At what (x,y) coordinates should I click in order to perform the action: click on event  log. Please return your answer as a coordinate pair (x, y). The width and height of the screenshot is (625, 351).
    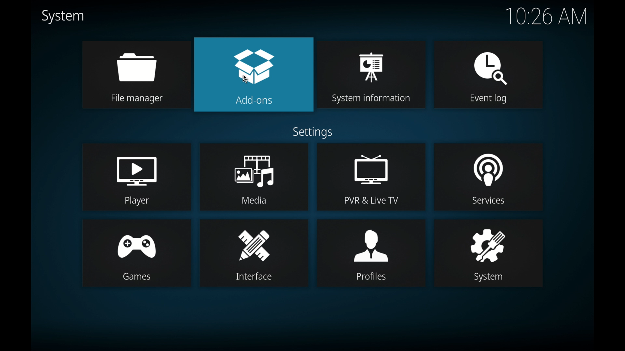
    Looking at the image, I should click on (488, 75).